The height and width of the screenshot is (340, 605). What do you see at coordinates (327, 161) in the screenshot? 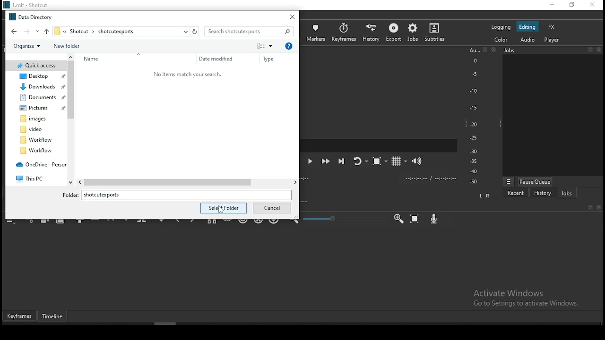
I see `play quickly forwards` at bounding box center [327, 161].